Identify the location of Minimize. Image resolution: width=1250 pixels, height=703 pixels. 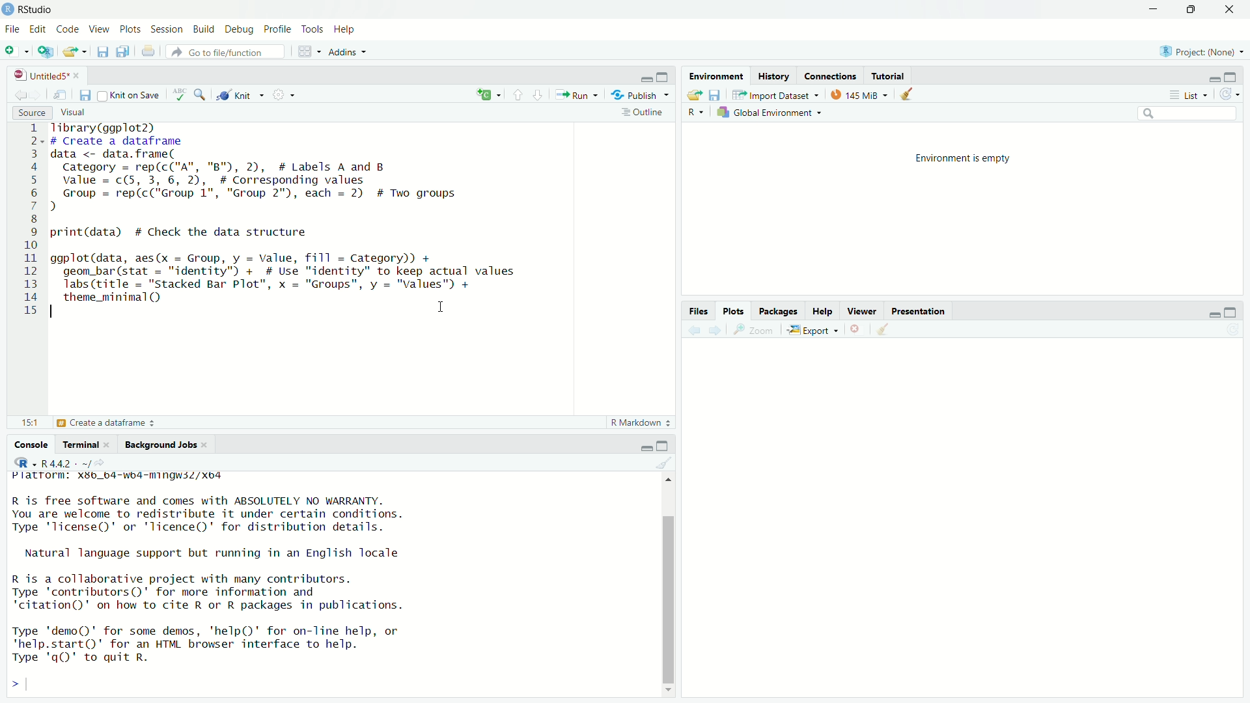
(1155, 10).